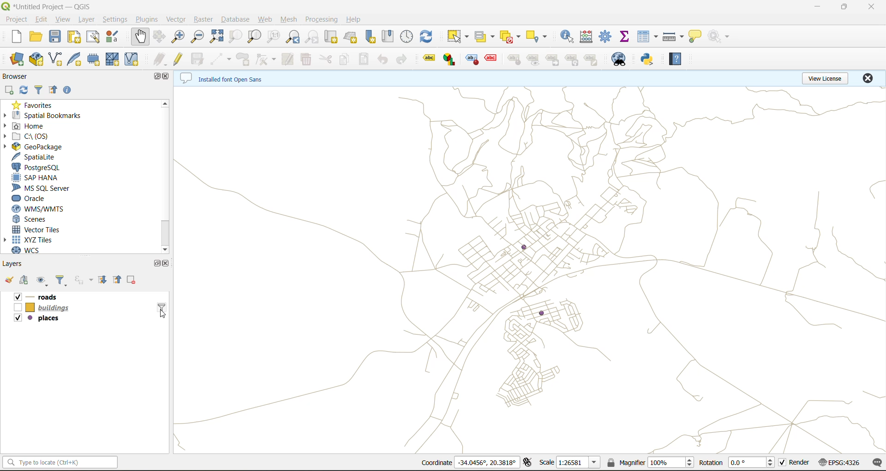 The width and height of the screenshot is (886, 471). Describe the element at coordinates (680, 61) in the screenshot. I see `help` at that location.